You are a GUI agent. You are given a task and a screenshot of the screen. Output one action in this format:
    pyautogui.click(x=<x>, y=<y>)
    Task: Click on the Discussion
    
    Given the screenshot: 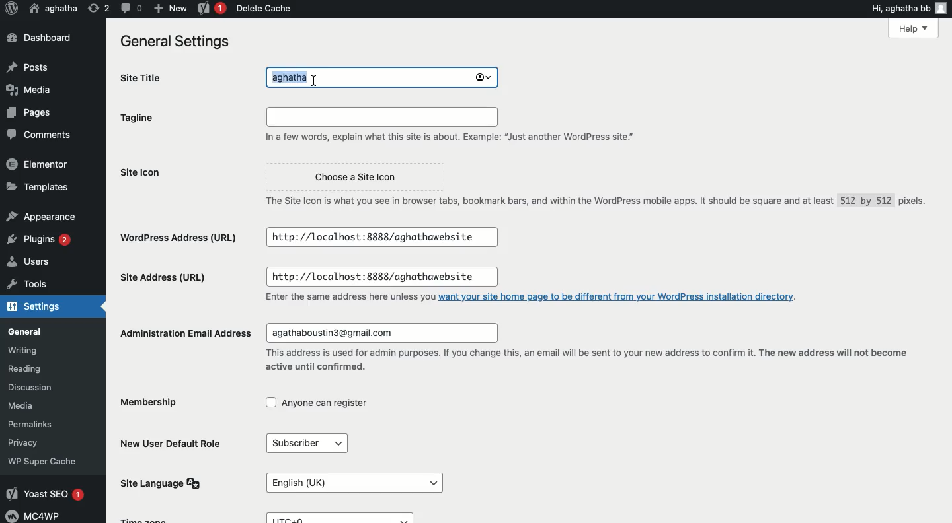 What is the action you would take?
    pyautogui.click(x=31, y=386)
    